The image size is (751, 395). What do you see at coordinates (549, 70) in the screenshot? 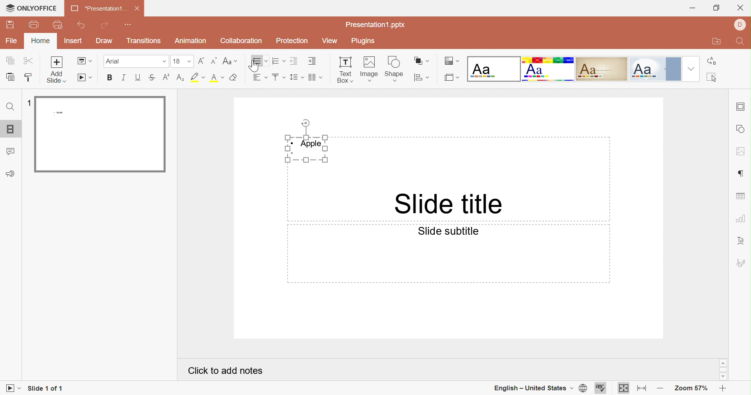
I see `Basic` at bounding box center [549, 70].